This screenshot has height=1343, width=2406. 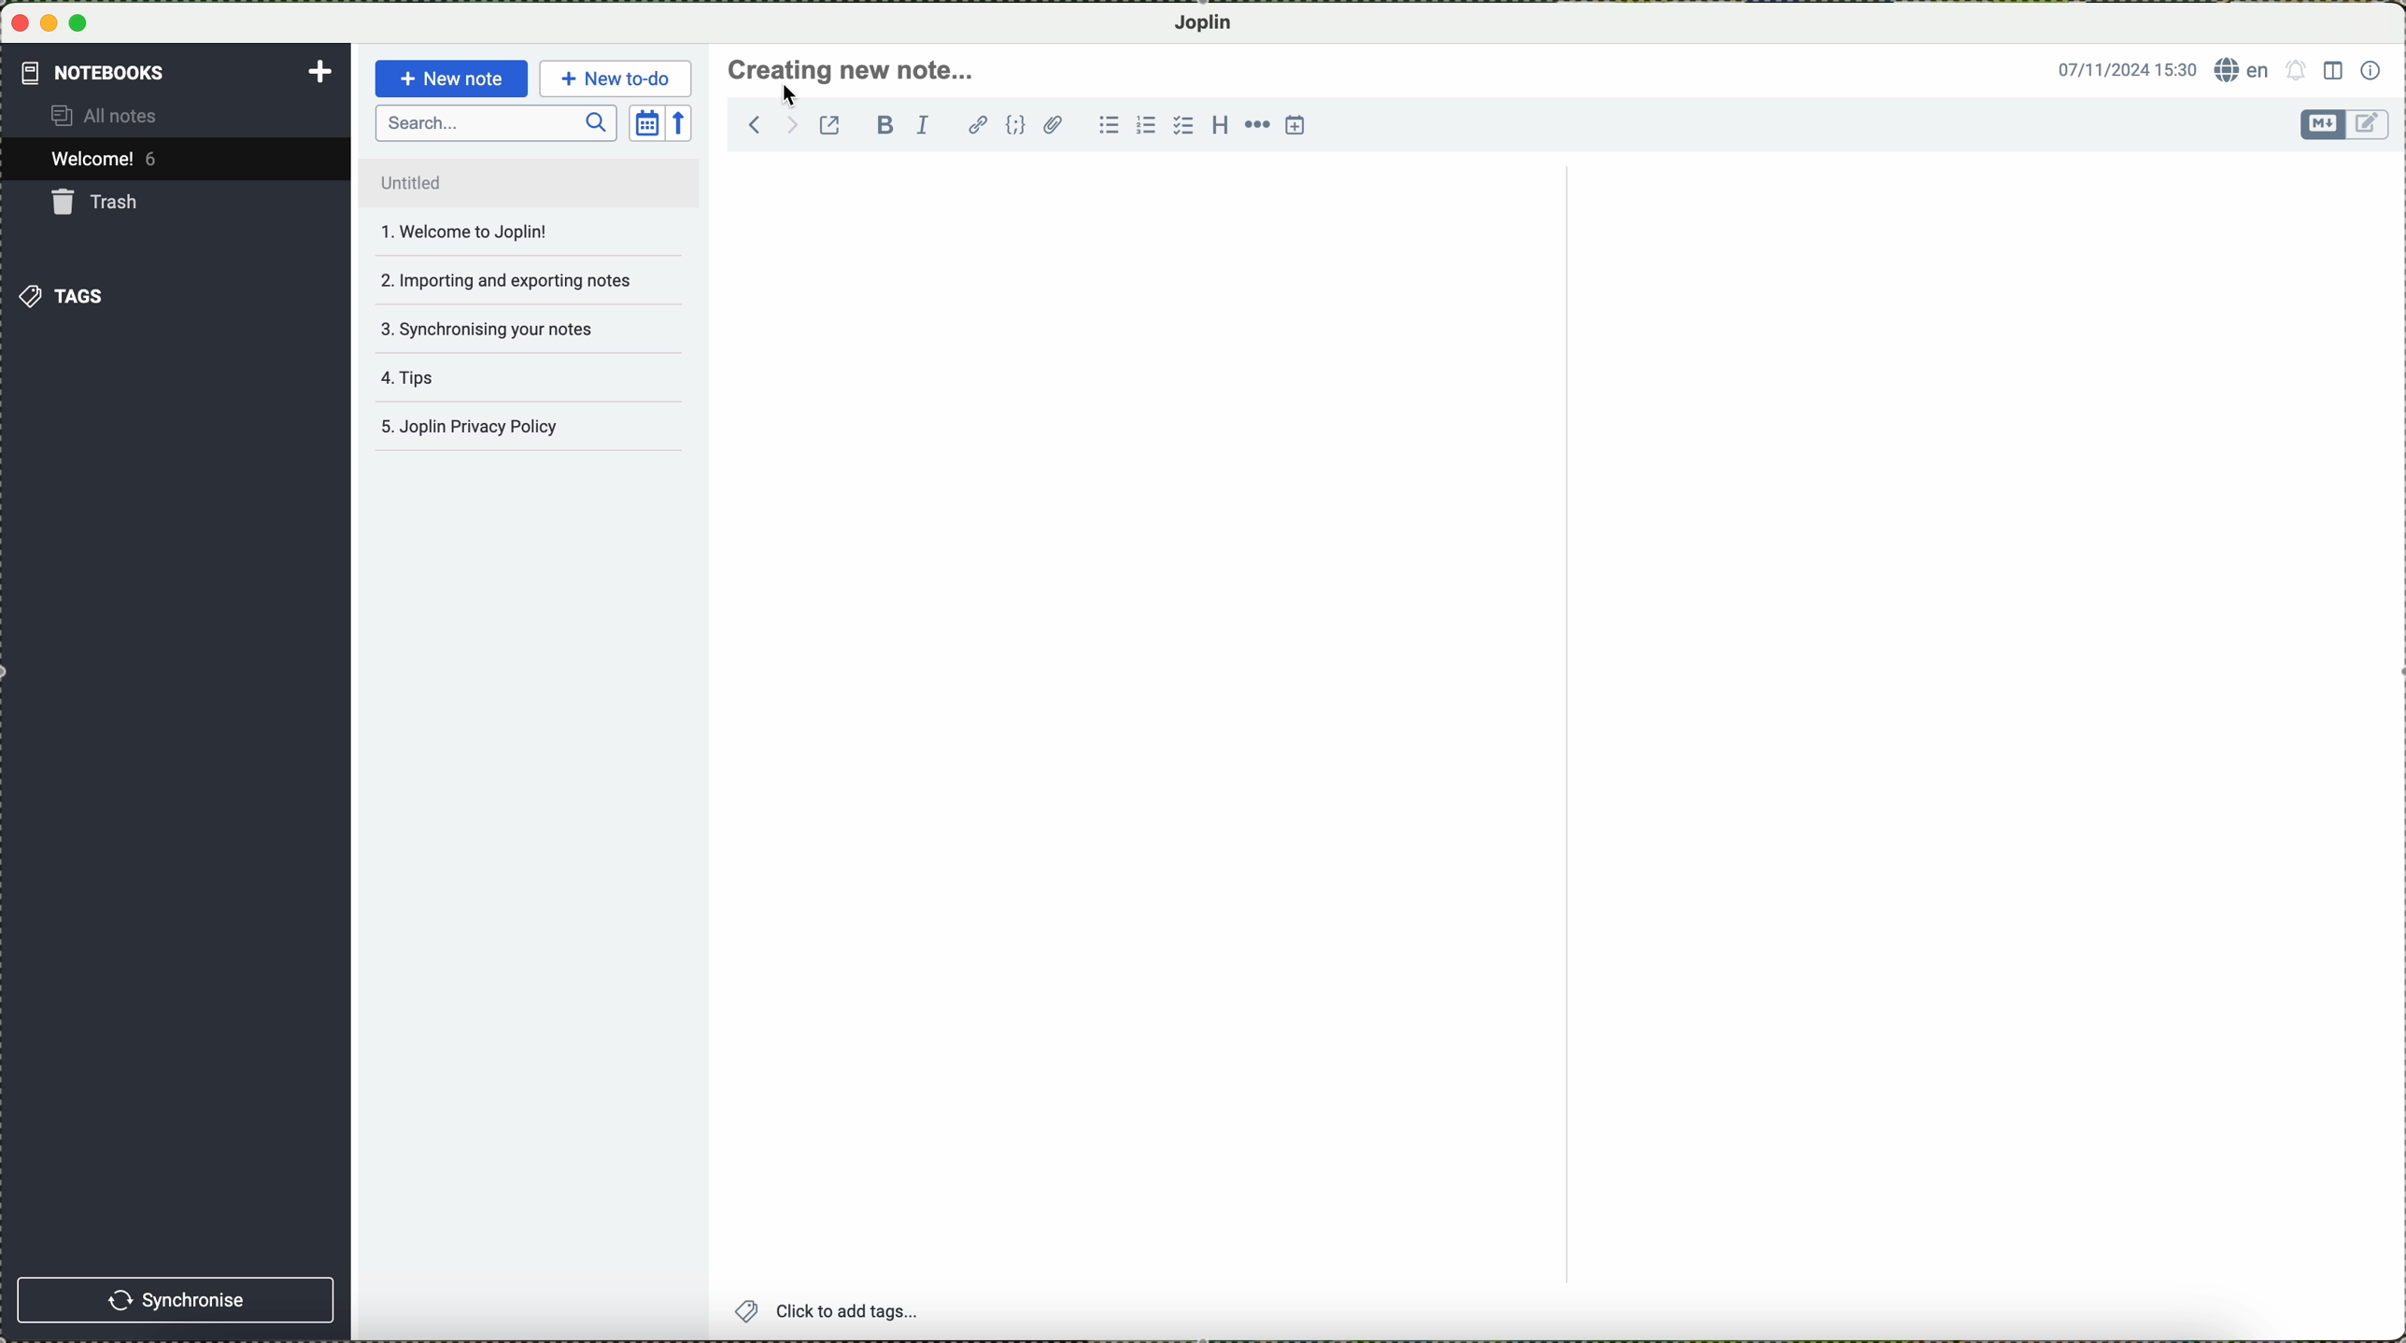 I want to click on toggle editor layout, so click(x=2332, y=71).